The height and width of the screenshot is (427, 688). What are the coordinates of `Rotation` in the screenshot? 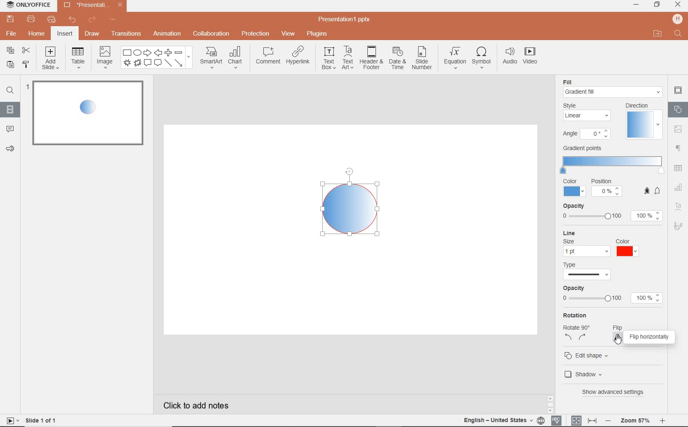 It's located at (578, 315).